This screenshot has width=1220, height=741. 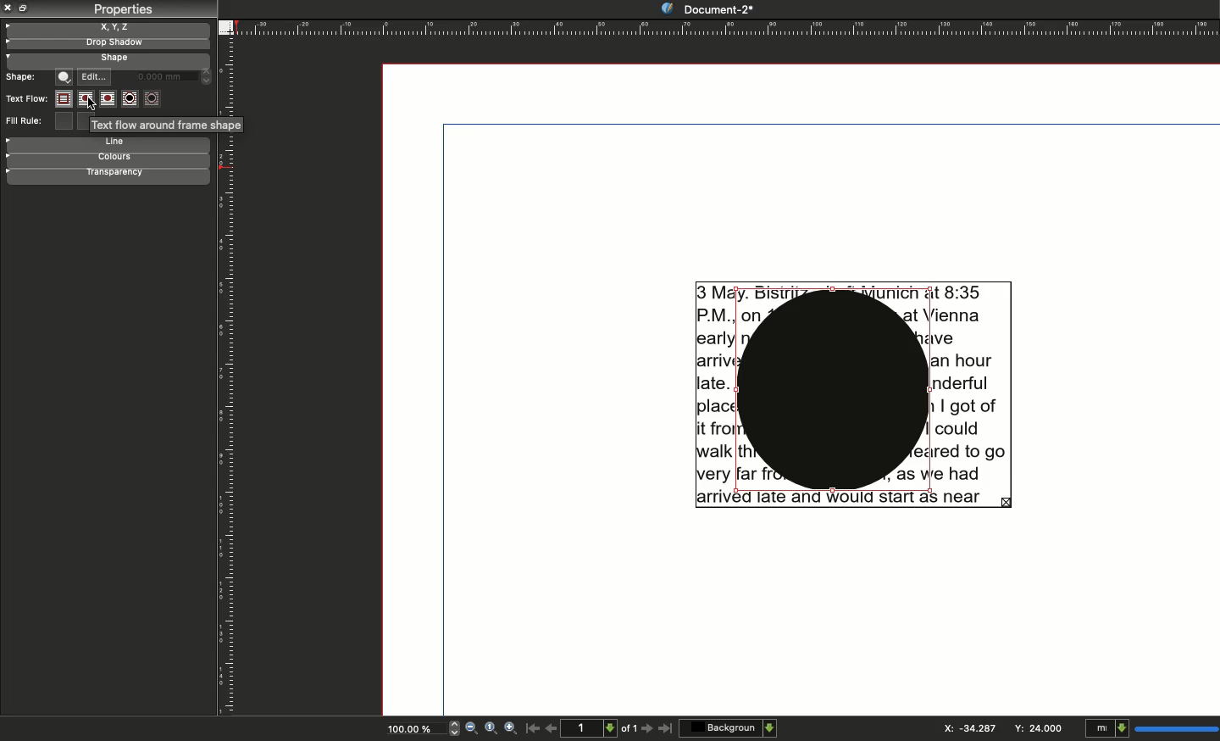 What do you see at coordinates (508, 729) in the screenshot?
I see `Zoom in` at bounding box center [508, 729].